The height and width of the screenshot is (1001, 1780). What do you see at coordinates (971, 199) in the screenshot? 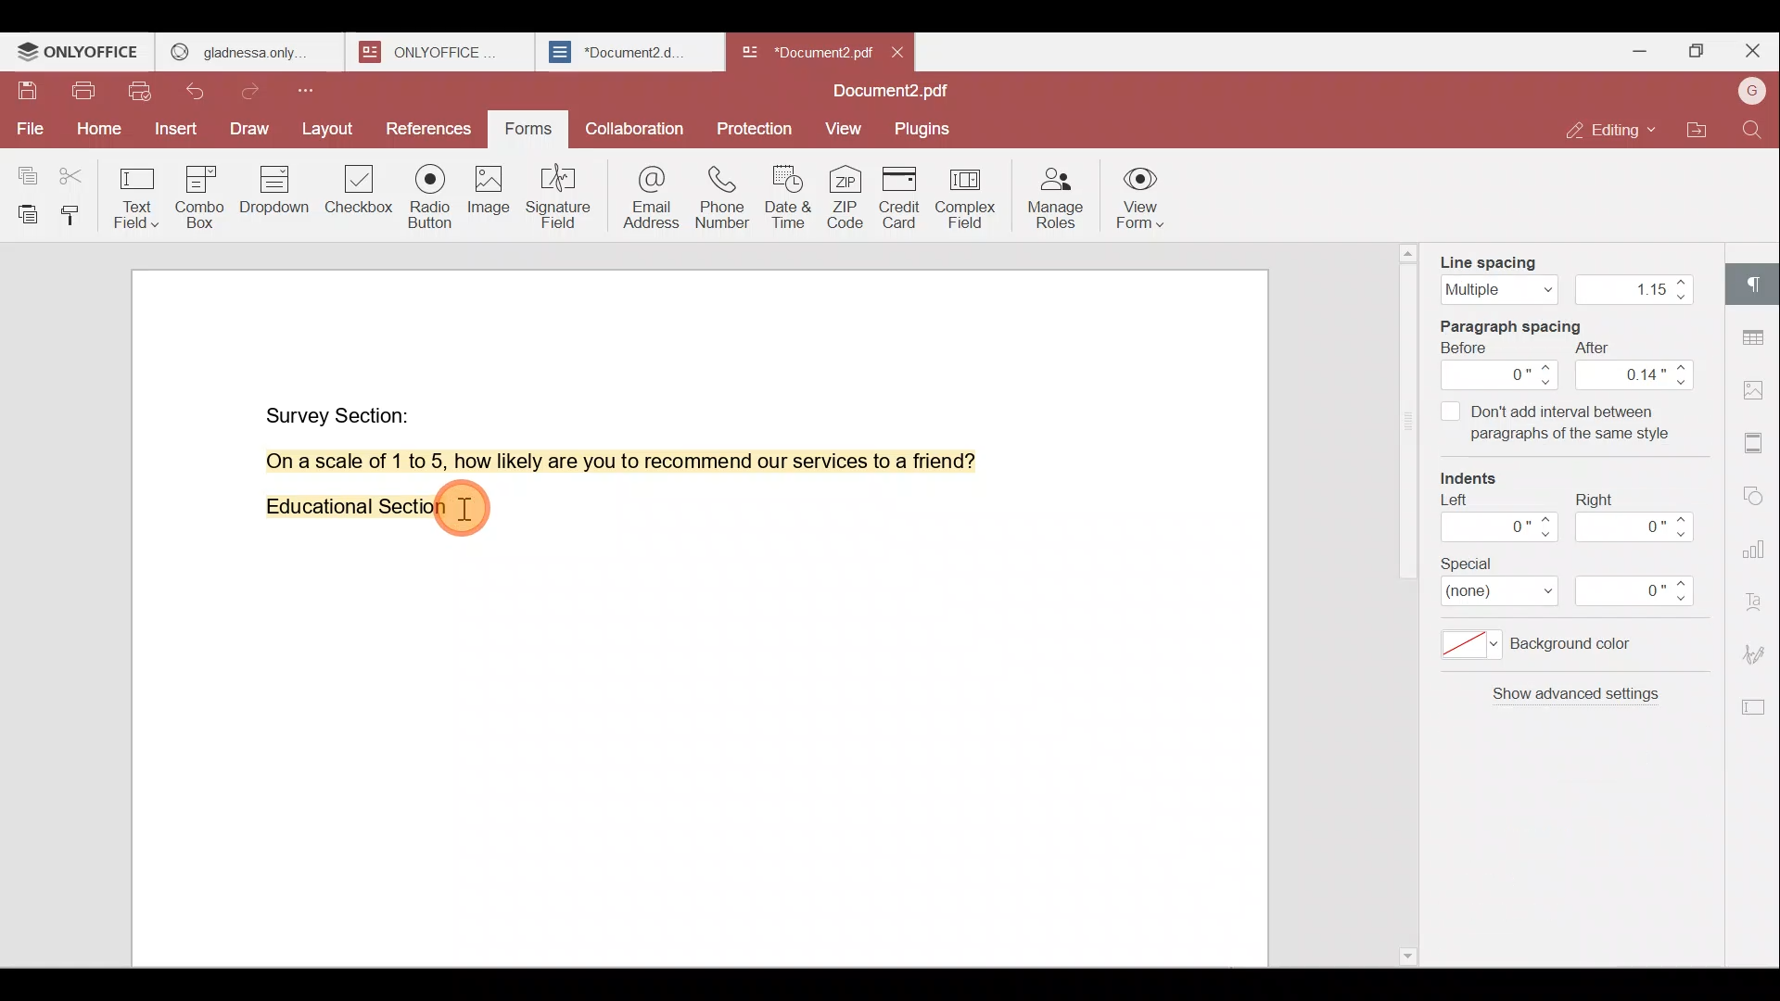
I see `Complex field` at bounding box center [971, 199].